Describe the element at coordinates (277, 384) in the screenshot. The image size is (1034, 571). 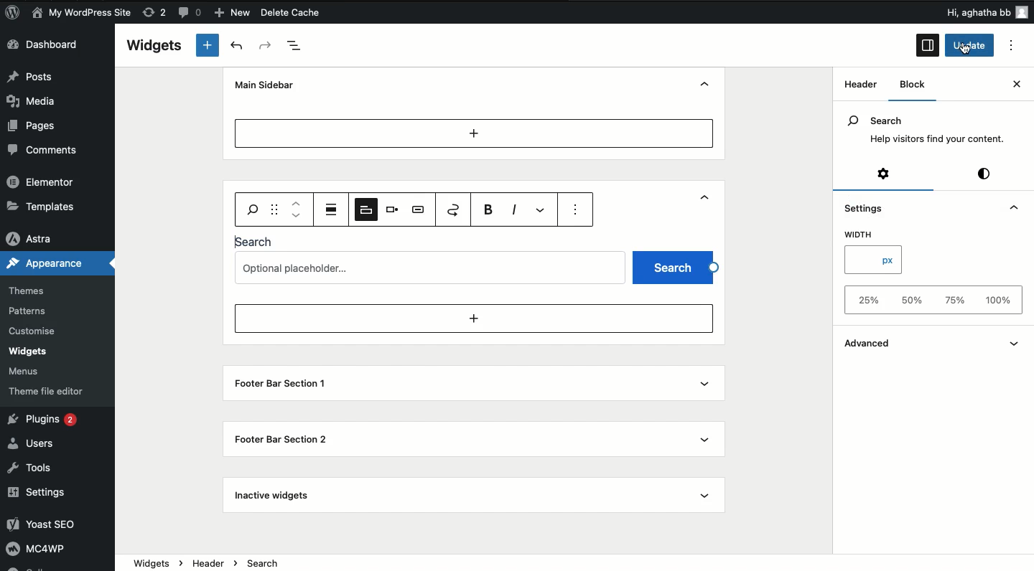
I see `Footer bar section 1` at that location.